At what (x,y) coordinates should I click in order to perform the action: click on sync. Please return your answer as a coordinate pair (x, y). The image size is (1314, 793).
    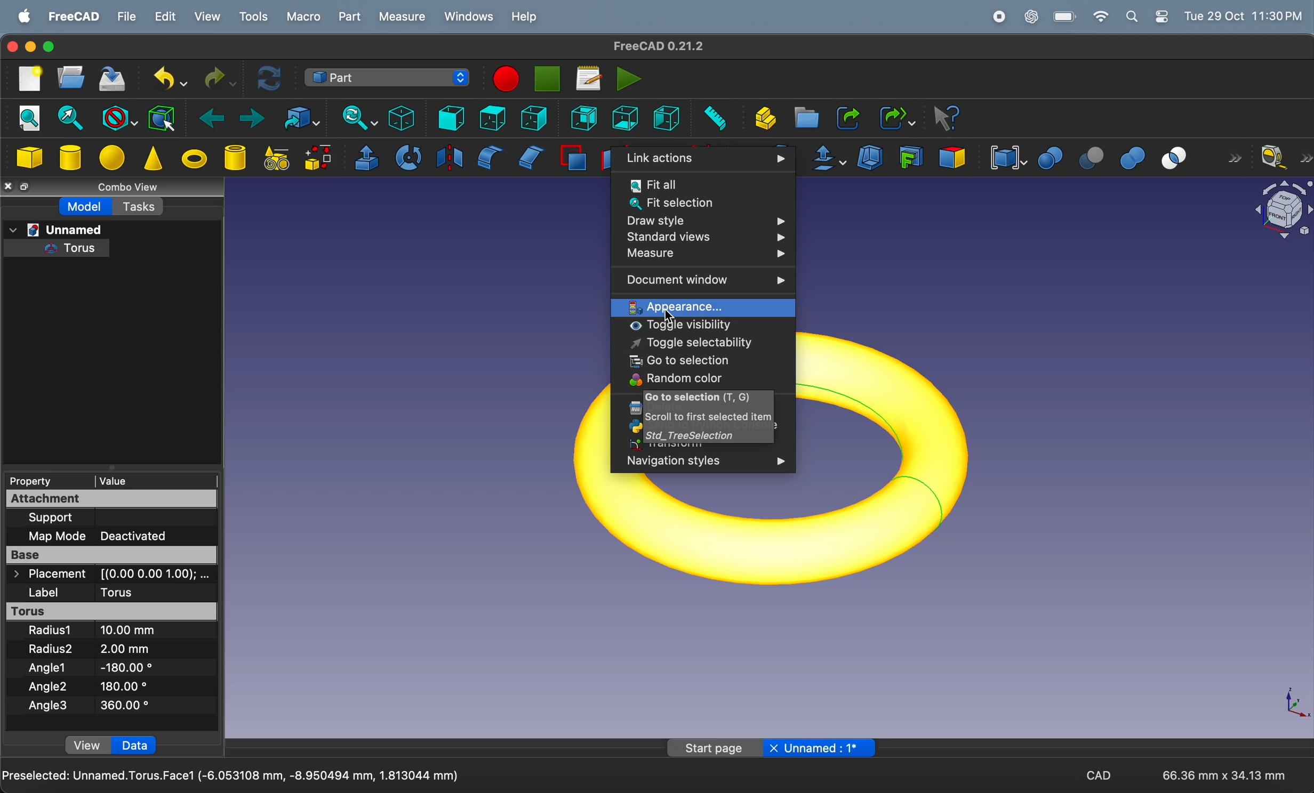
    Looking at the image, I should click on (354, 117).